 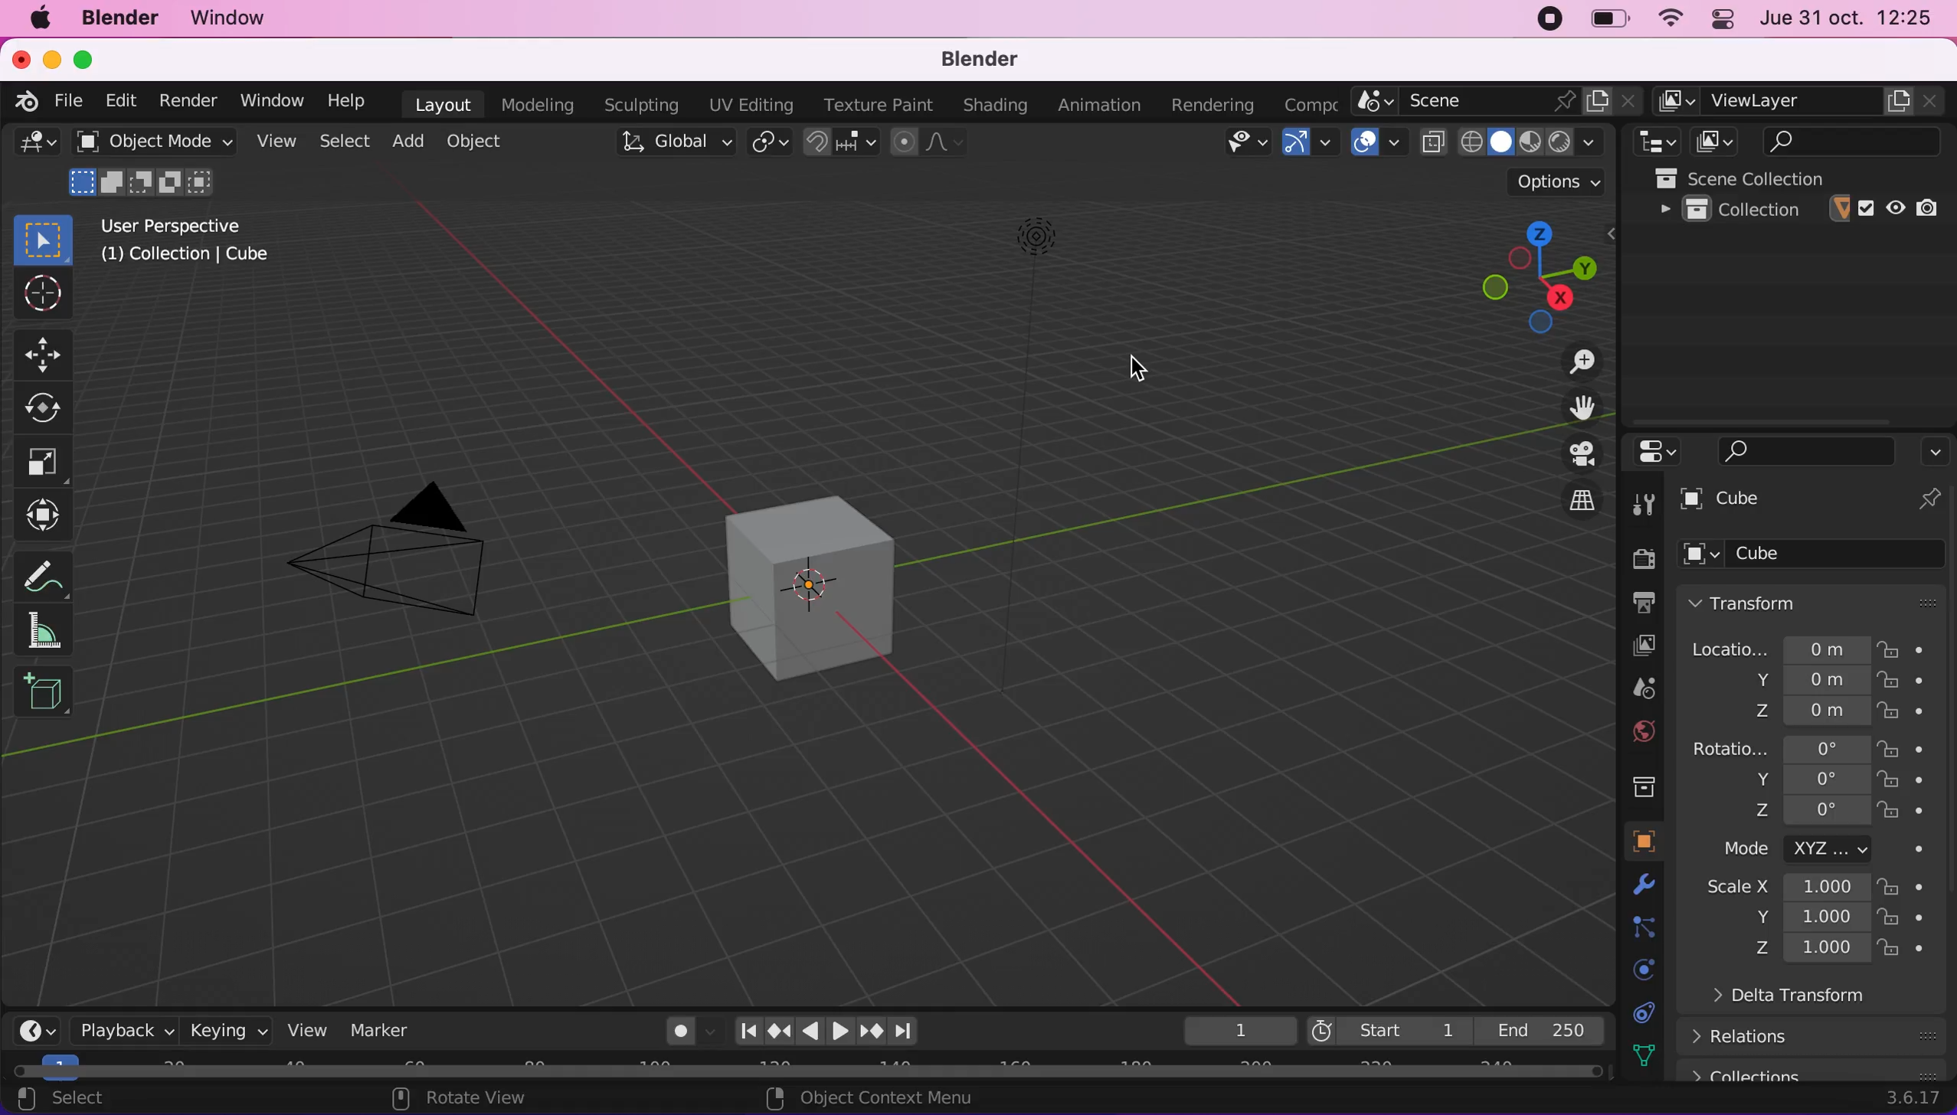 What do you see at coordinates (28, 103) in the screenshot?
I see `blender logo` at bounding box center [28, 103].